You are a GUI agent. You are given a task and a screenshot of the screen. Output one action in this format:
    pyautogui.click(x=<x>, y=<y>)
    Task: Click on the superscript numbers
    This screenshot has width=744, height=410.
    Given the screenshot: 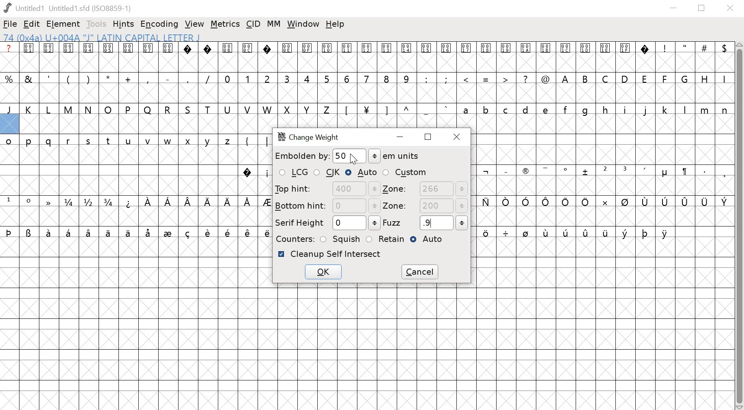 What is the action you would take?
    pyautogui.click(x=19, y=201)
    